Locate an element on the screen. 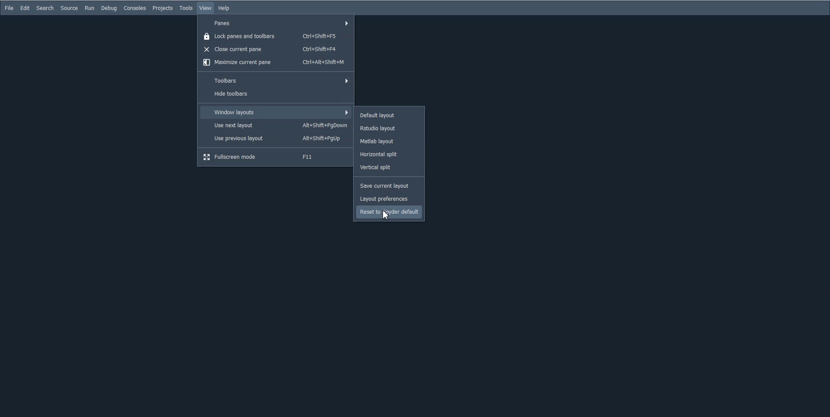 The width and height of the screenshot is (830, 417). Use next layout is located at coordinates (275, 125).